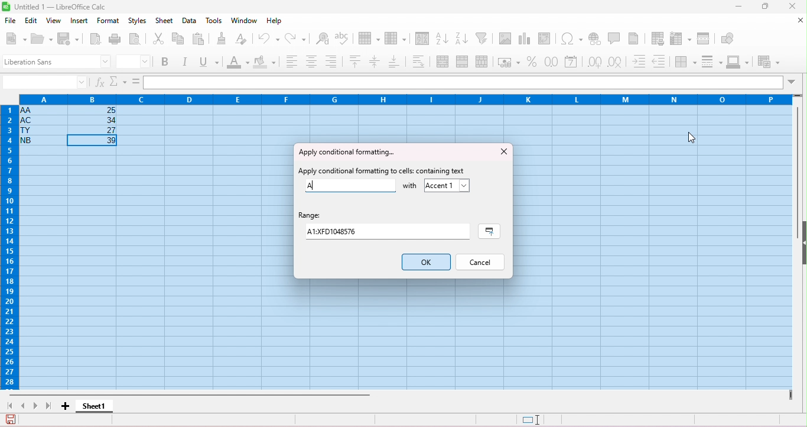 The height and width of the screenshot is (427, 807). What do you see at coordinates (191, 394) in the screenshot?
I see `horizontal scroll bar` at bounding box center [191, 394].